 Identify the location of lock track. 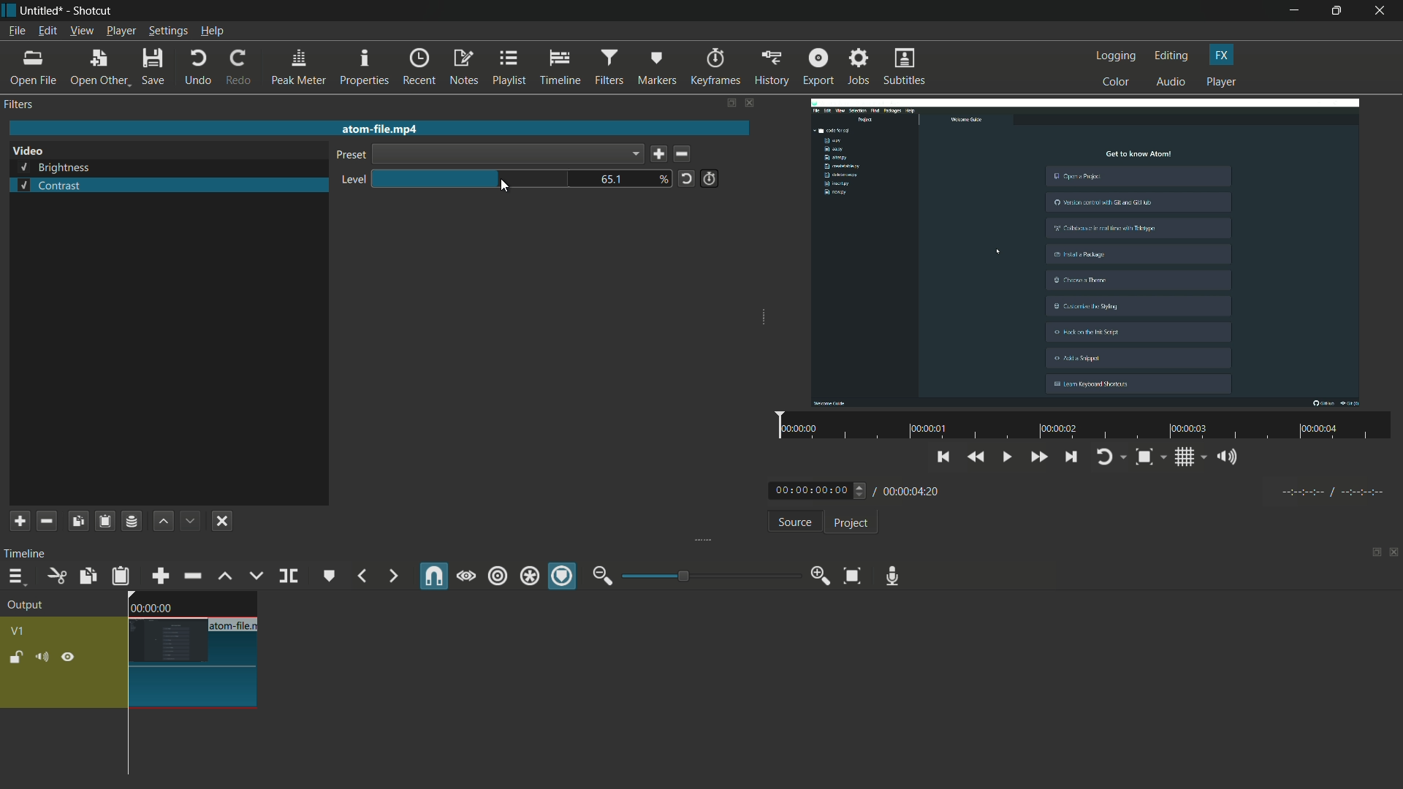
(18, 657).